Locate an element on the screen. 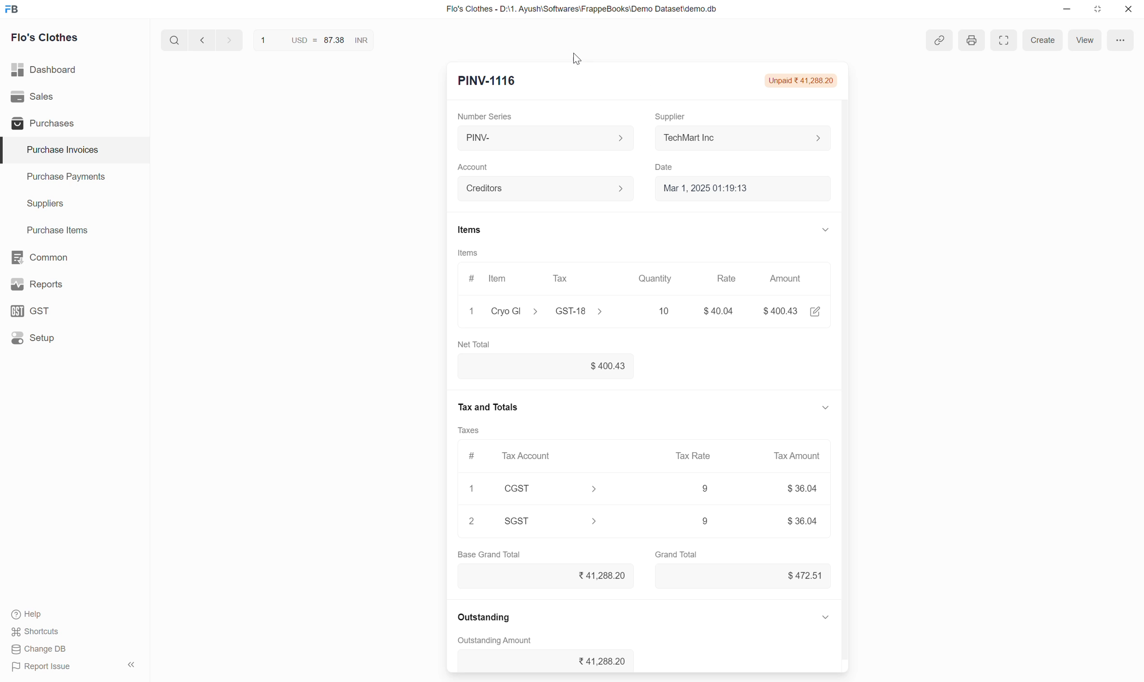 This screenshot has width=1144, height=682. $36.04 is located at coordinates (797, 489).